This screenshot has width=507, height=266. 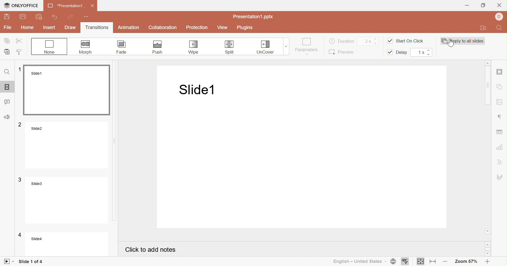 What do you see at coordinates (8, 28) in the screenshot?
I see `File` at bounding box center [8, 28].